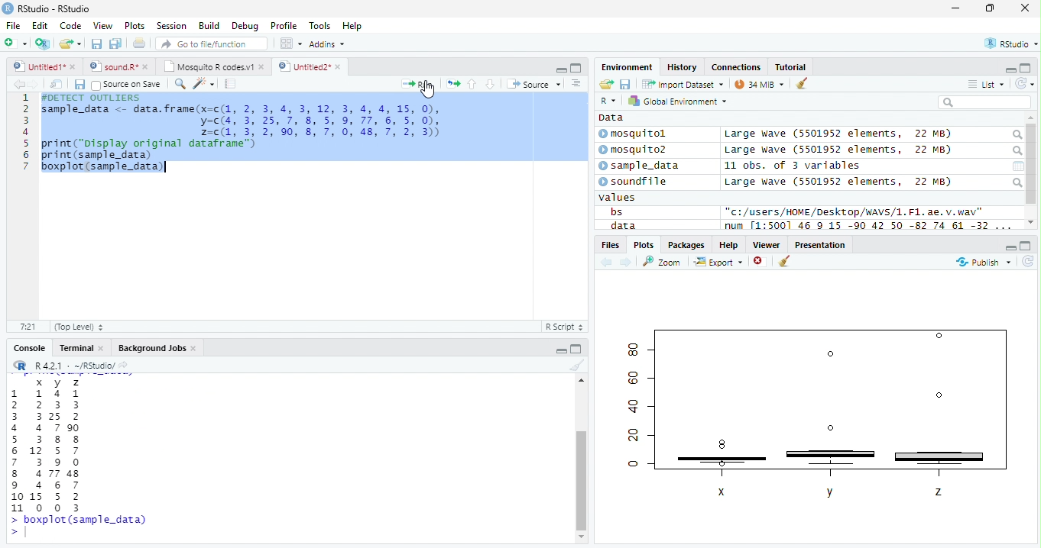 The image size is (1041, 548). I want to click on 11 obs. of 3 variables, so click(793, 166).